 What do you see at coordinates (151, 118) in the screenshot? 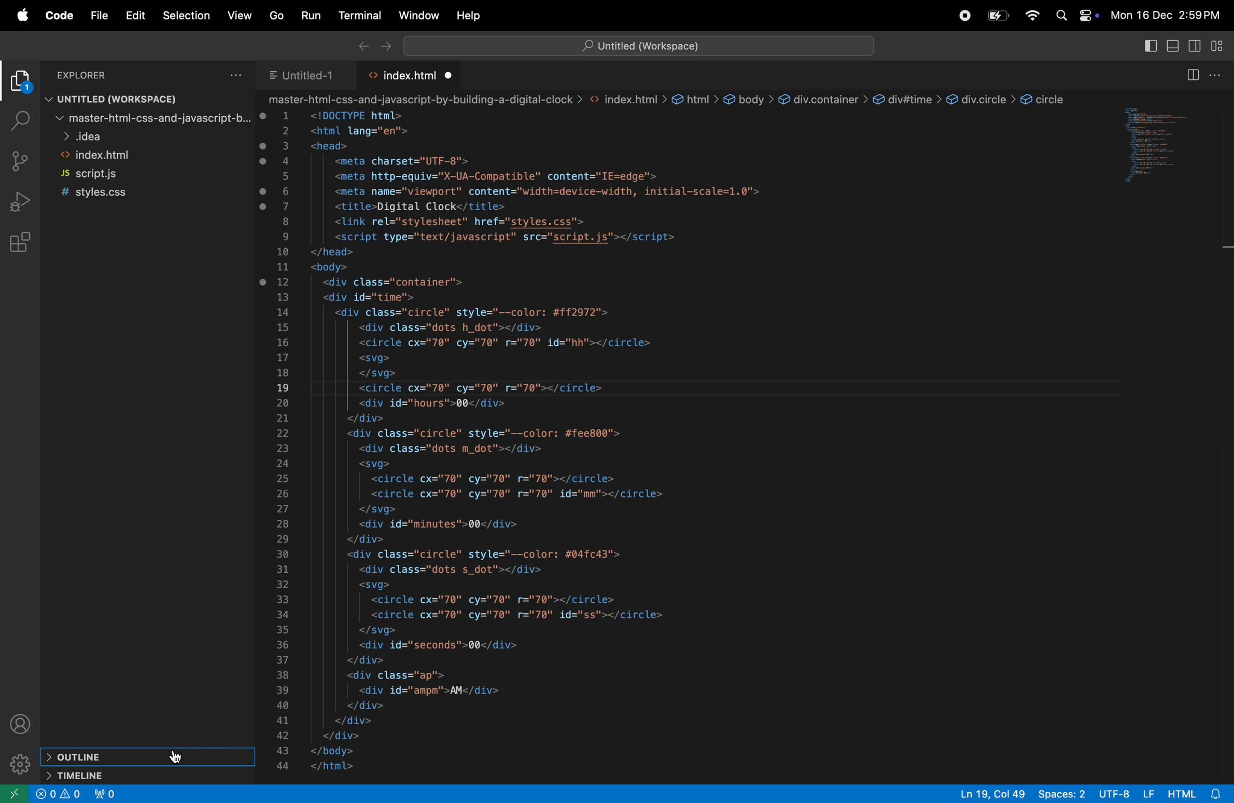
I see `master file` at bounding box center [151, 118].